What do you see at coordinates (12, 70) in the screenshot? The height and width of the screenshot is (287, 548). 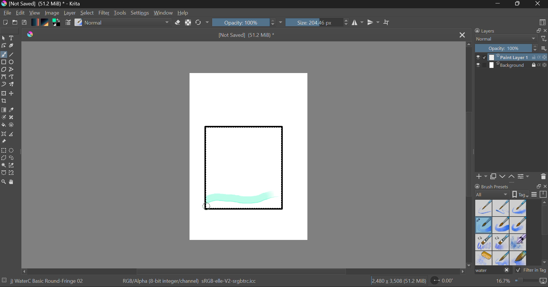 I see `Polyline` at bounding box center [12, 70].